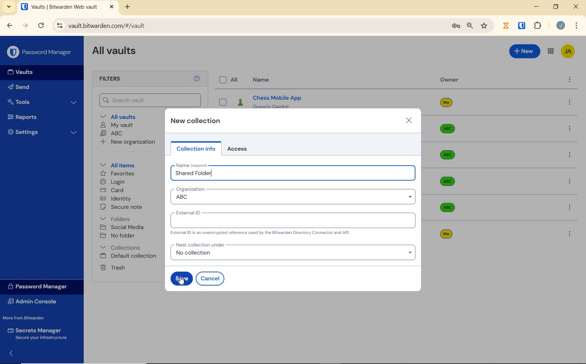  Describe the element at coordinates (182, 282) in the screenshot. I see `cursor` at that location.